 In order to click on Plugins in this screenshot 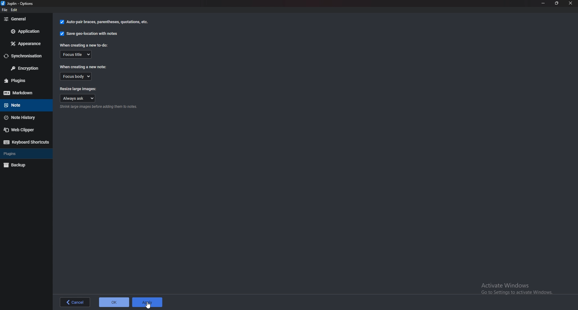, I will do `click(24, 153)`.